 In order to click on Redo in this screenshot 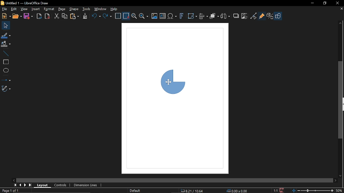, I will do `click(107, 17)`.